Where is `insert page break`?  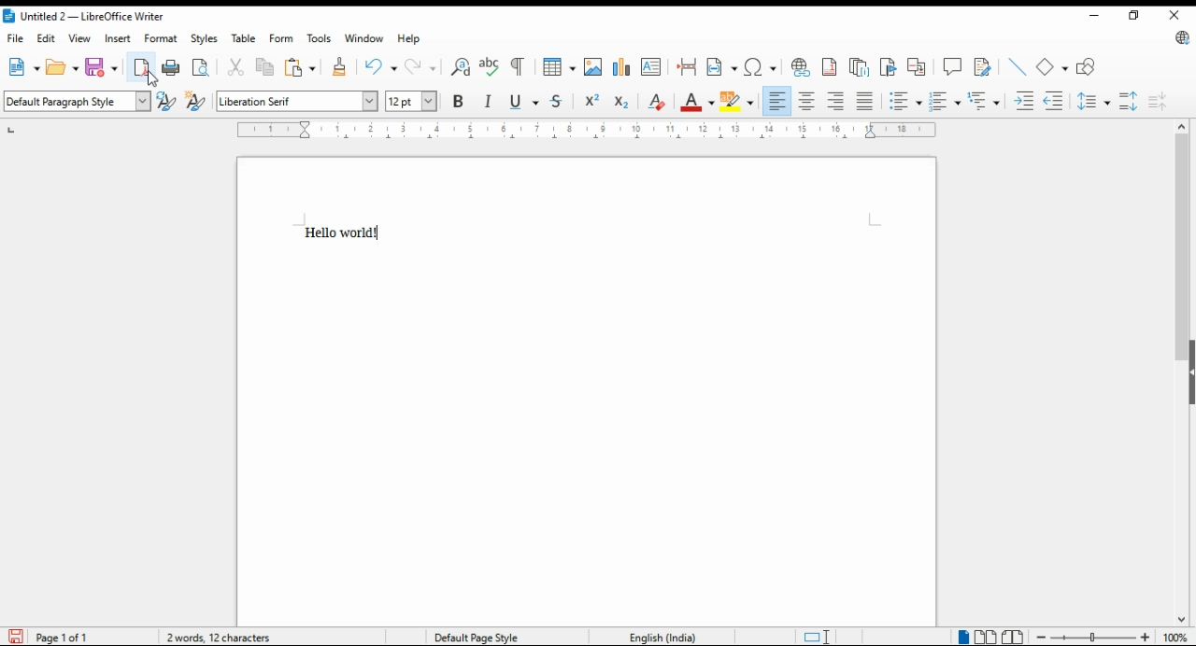 insert page break is located at coordinates (687, 69).